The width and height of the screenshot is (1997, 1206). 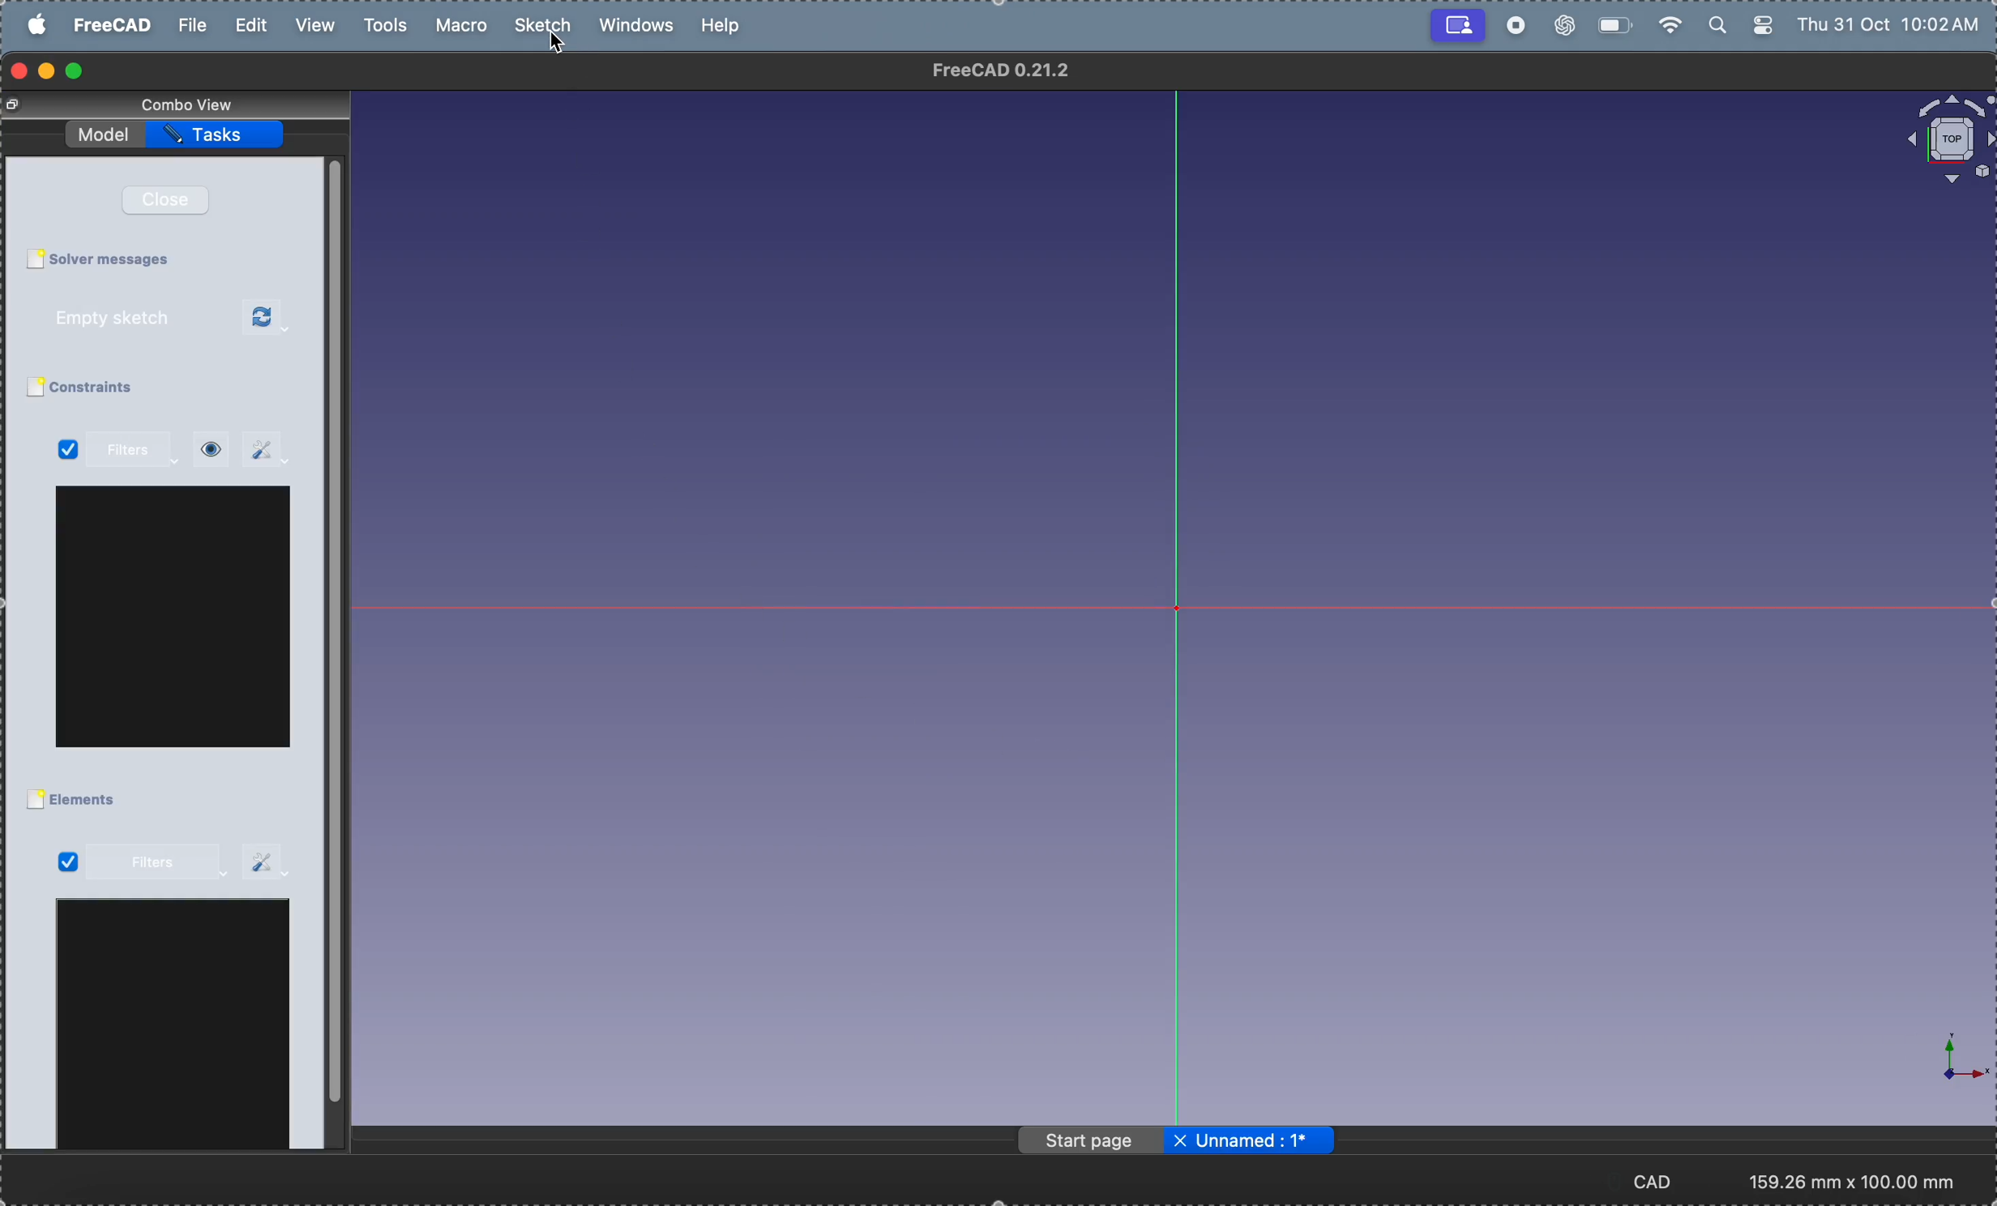 I want to click on axis, so click(x=1948, y=1058).